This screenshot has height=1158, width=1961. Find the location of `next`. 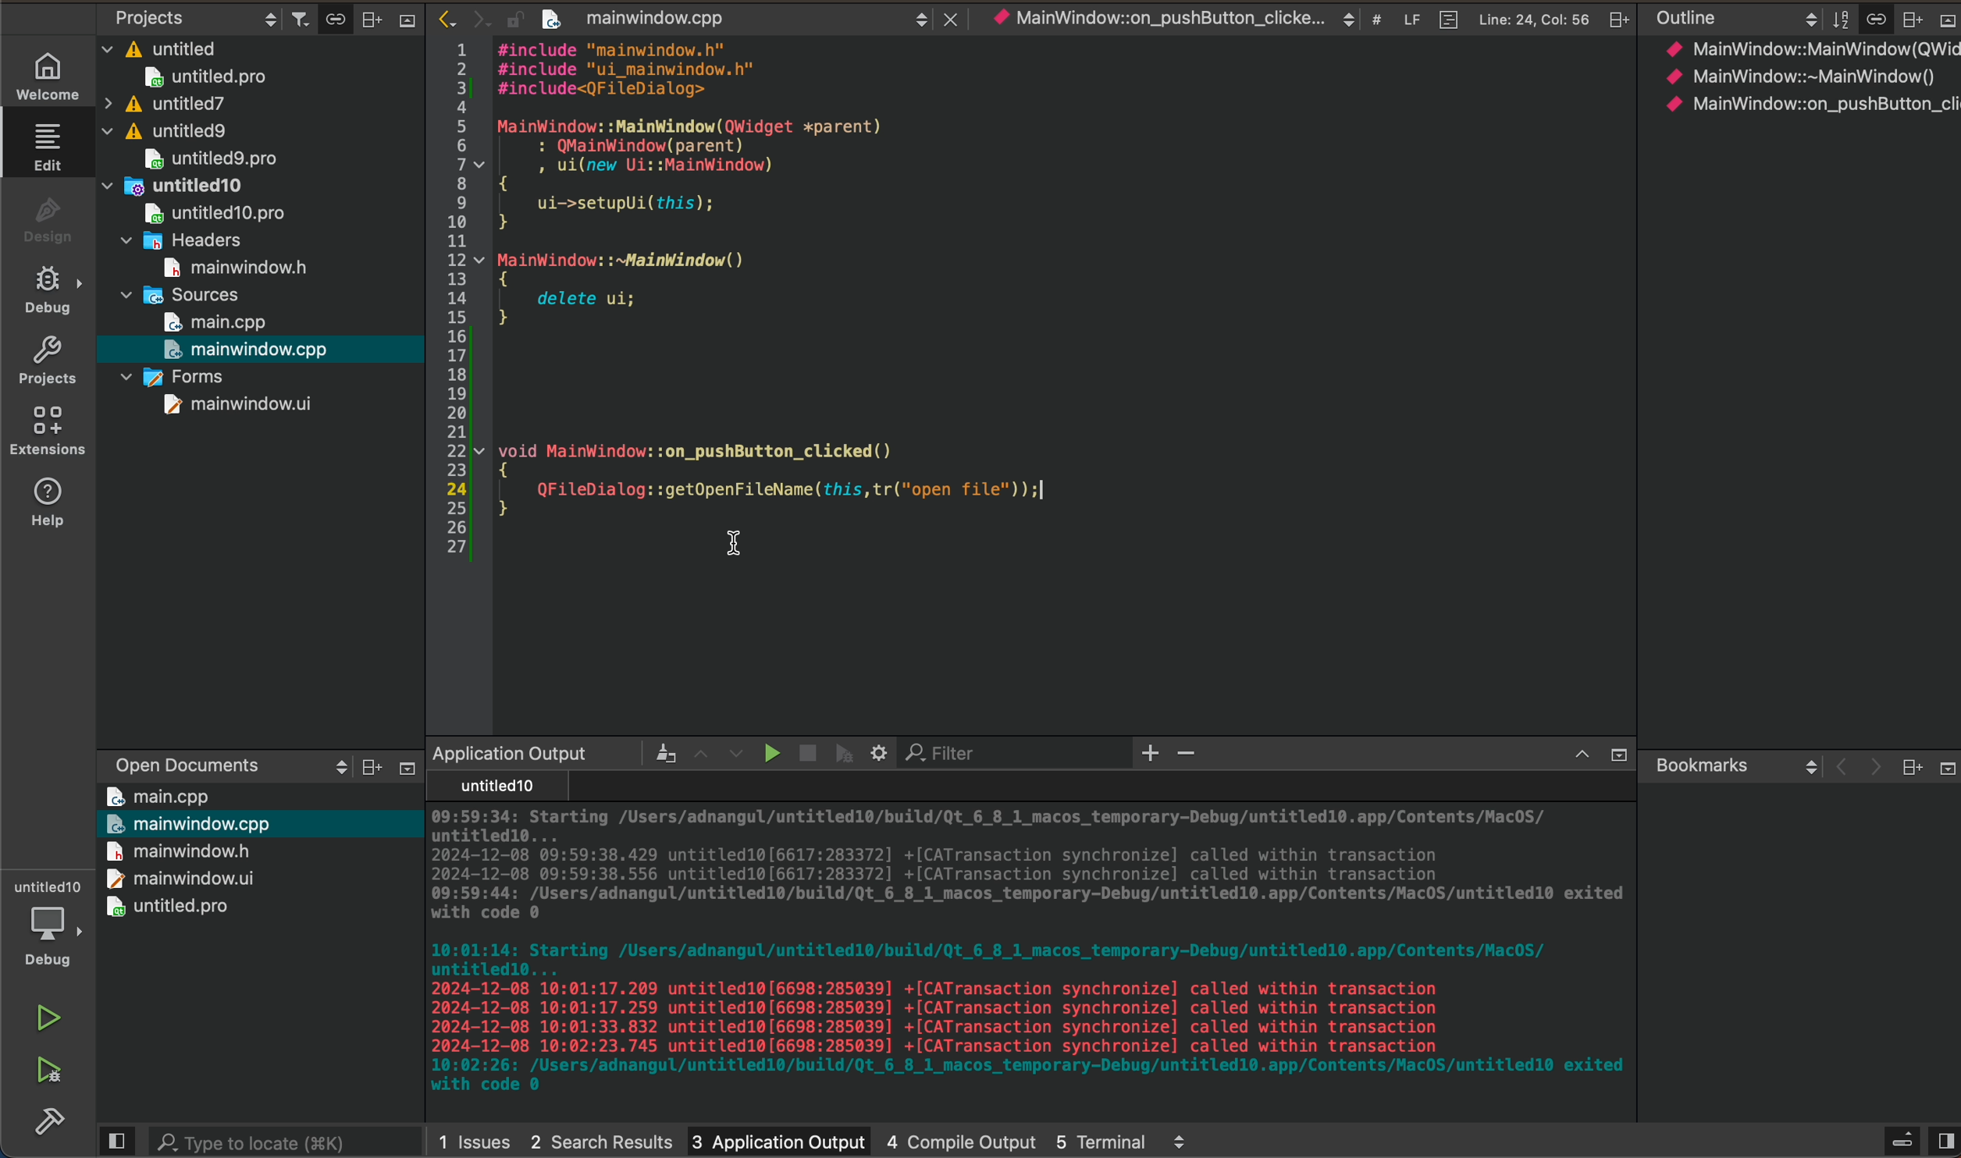

next is located at coordinates (1870, 769).